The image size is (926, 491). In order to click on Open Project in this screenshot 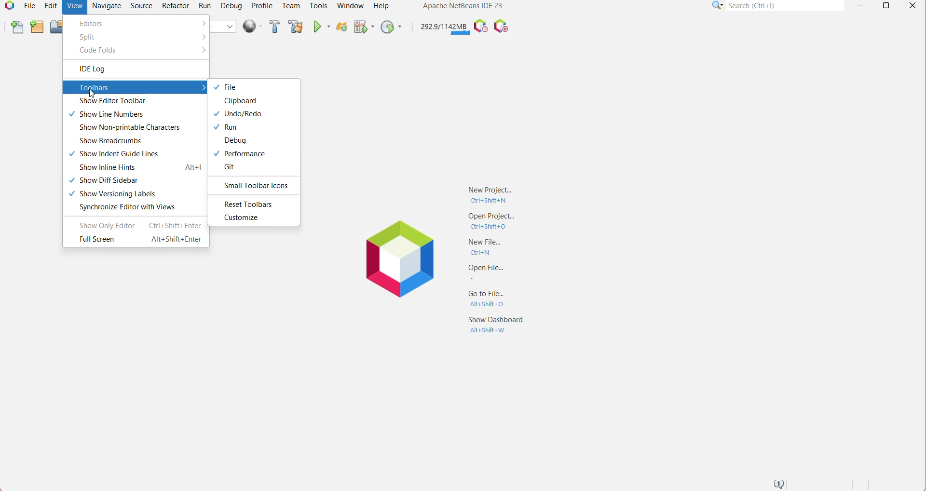, I will do `click(56, 27)`.